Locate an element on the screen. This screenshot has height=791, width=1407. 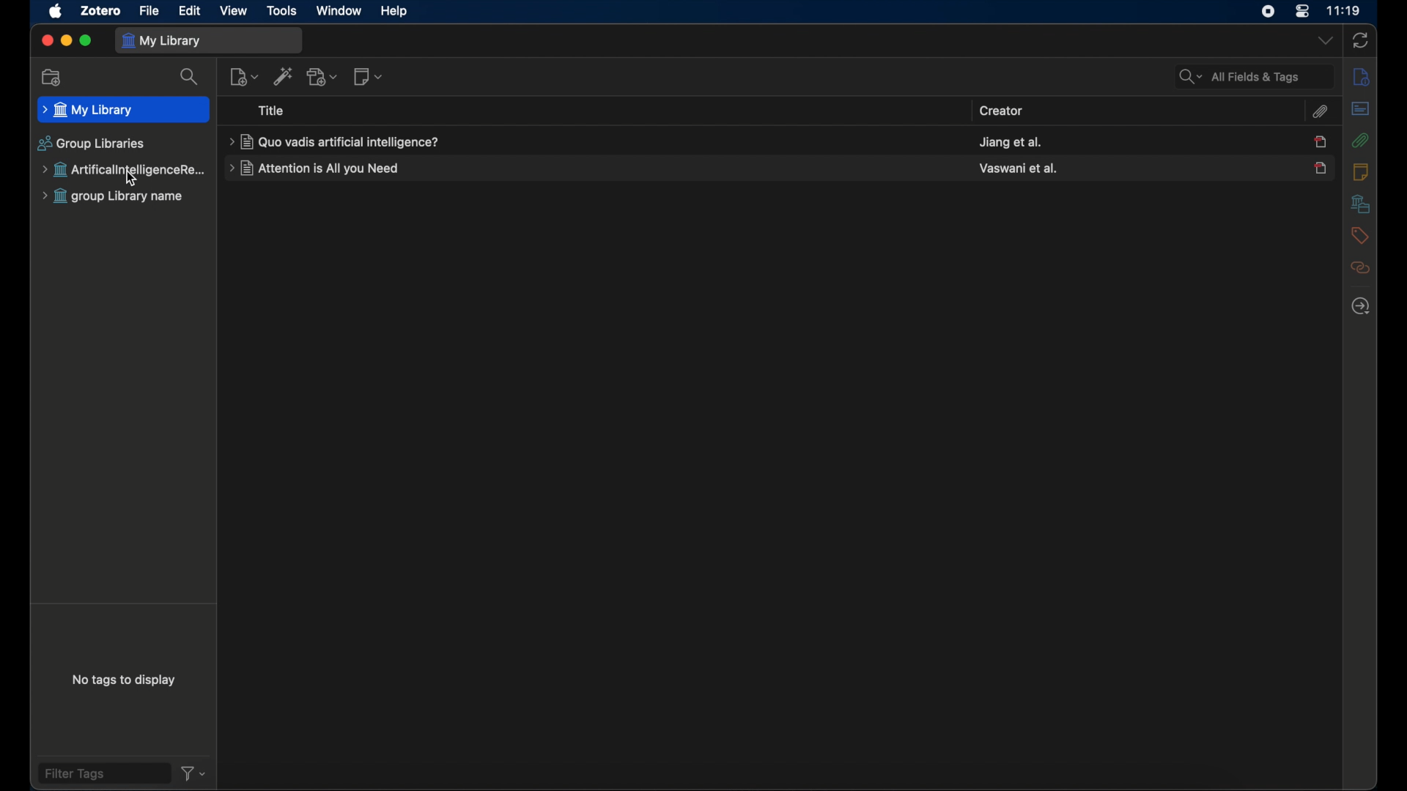
sync is located at coordinates (1360, 40).